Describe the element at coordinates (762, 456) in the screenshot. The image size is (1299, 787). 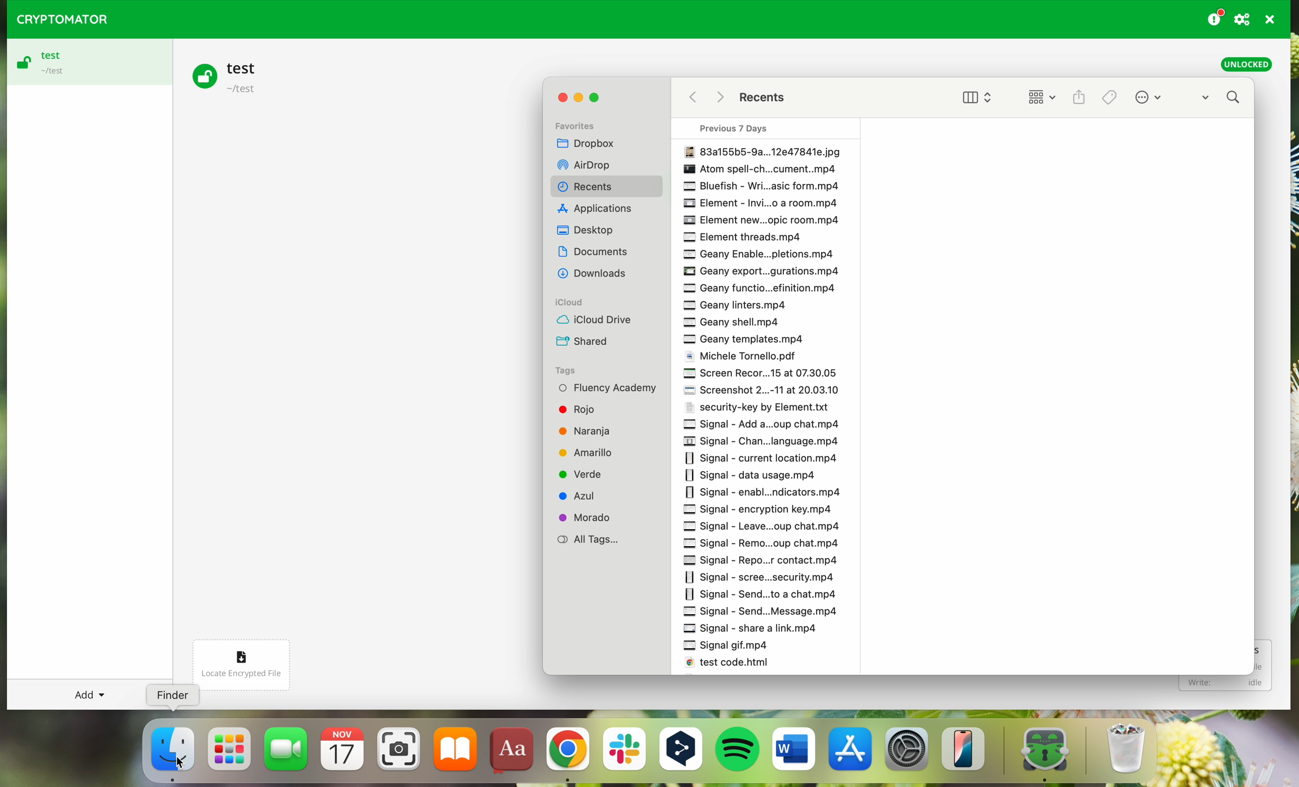
I see `signal current location` at that location.